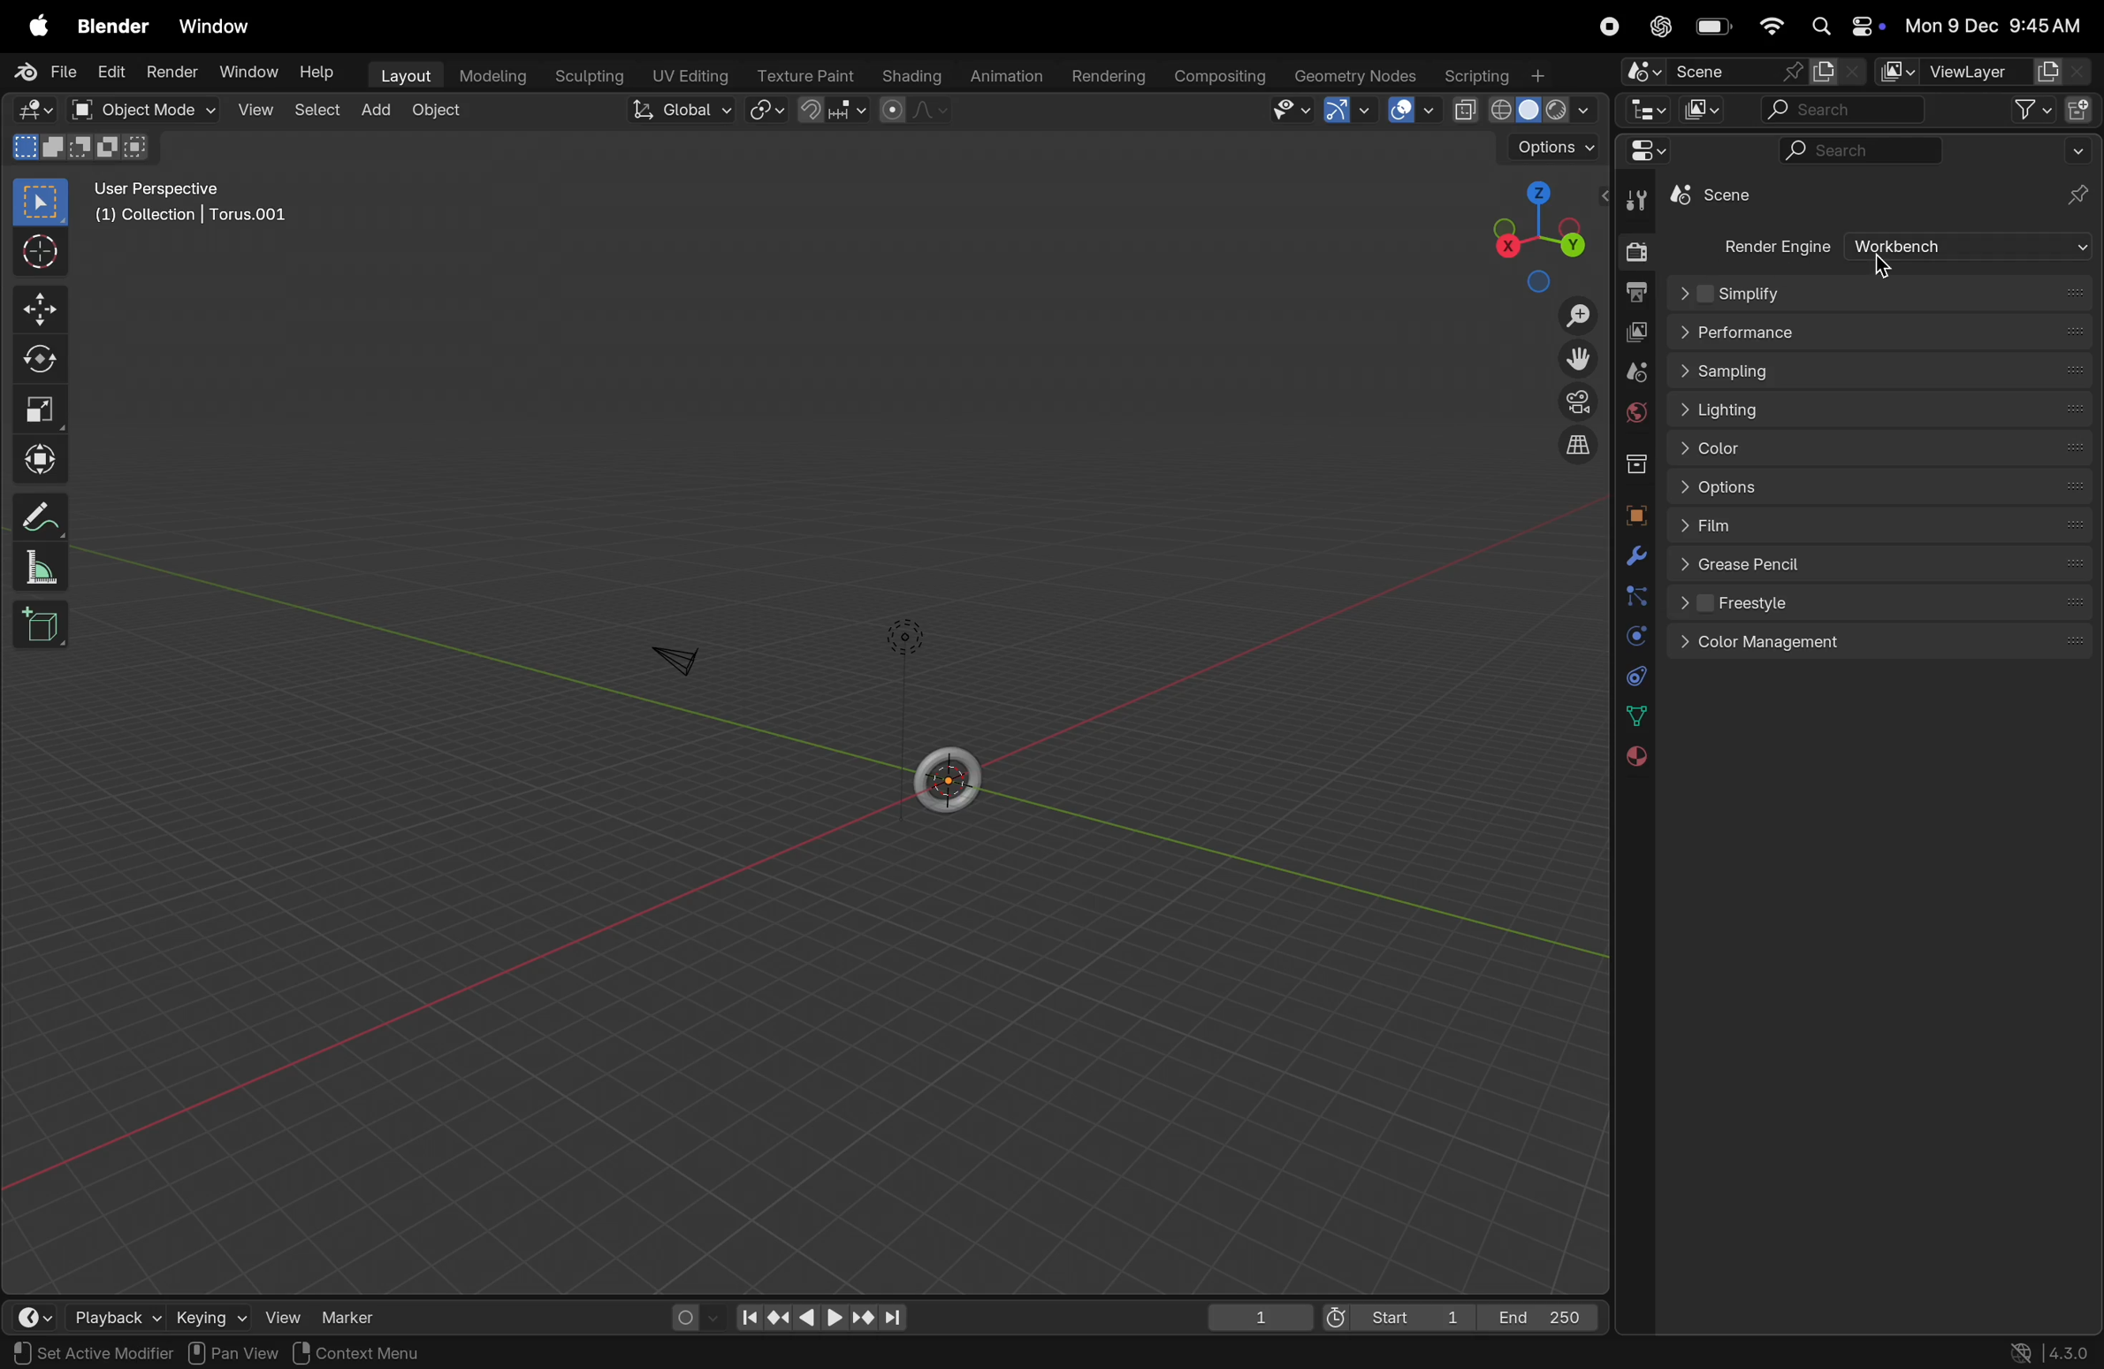 The image size is (2104, 1369). I want to click on playback, so click(111, 1316).